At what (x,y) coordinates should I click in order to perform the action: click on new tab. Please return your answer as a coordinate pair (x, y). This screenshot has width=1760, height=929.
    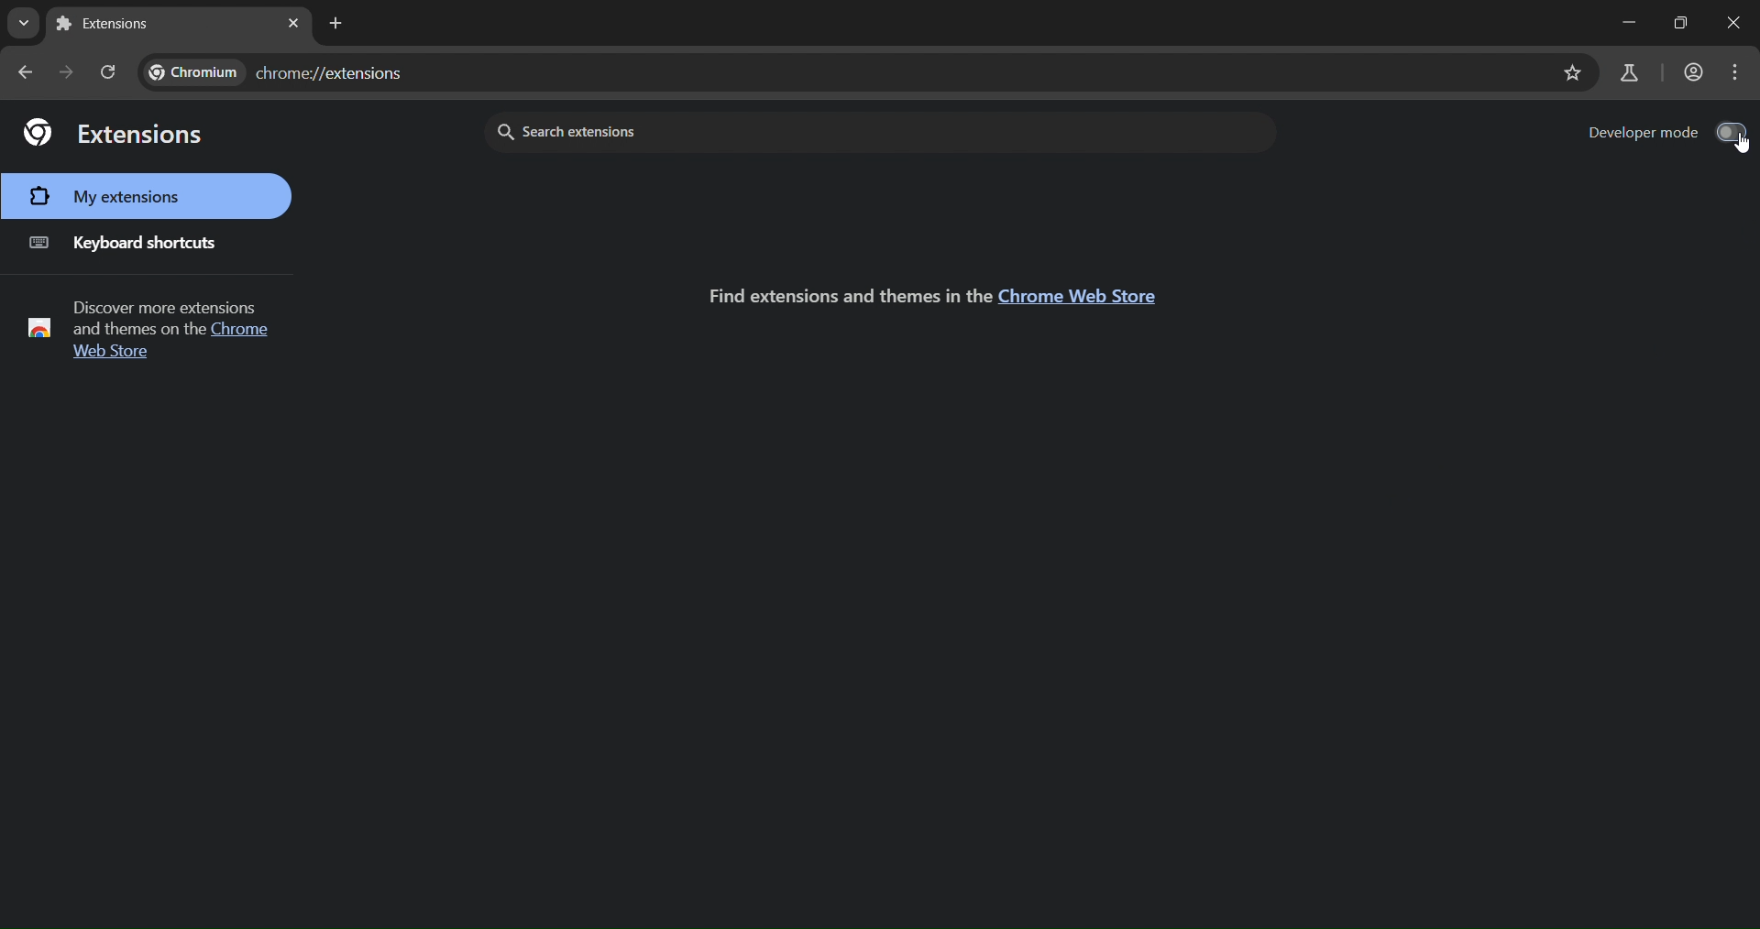
    Looking at the image, I should click on (115, 26).